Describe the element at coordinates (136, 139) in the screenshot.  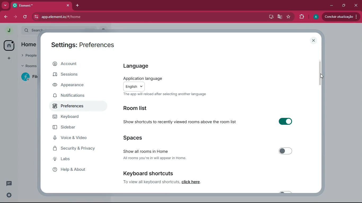
I see `spaces` at that location.